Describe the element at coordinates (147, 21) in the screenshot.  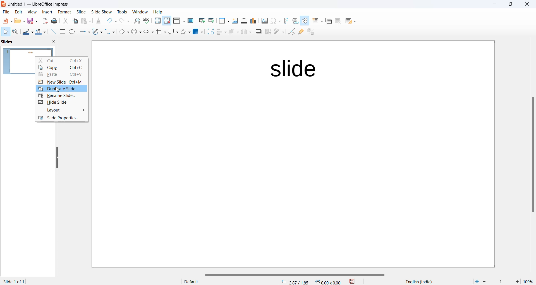
I see `Spellings` at that location.